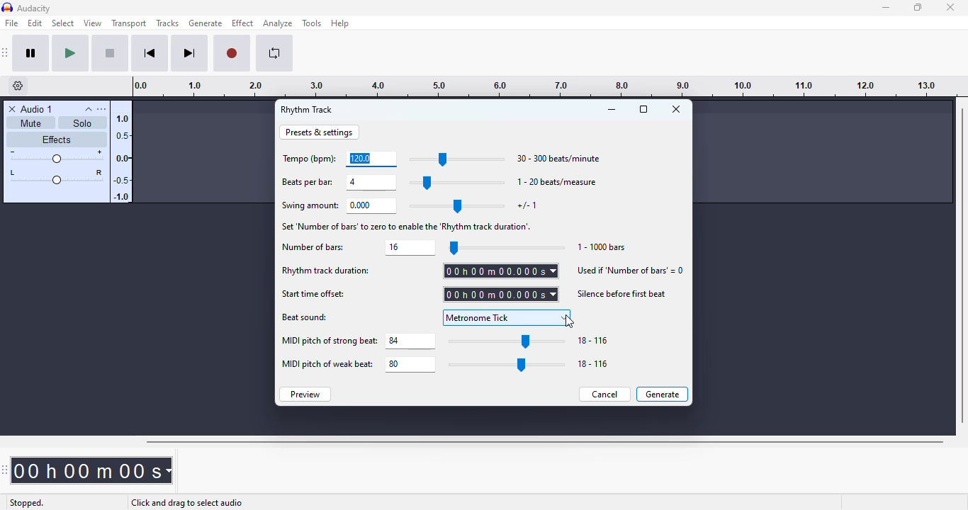 The width and height of the screenshot is (968, 510). I want to click on maximize, so click(918, 7).